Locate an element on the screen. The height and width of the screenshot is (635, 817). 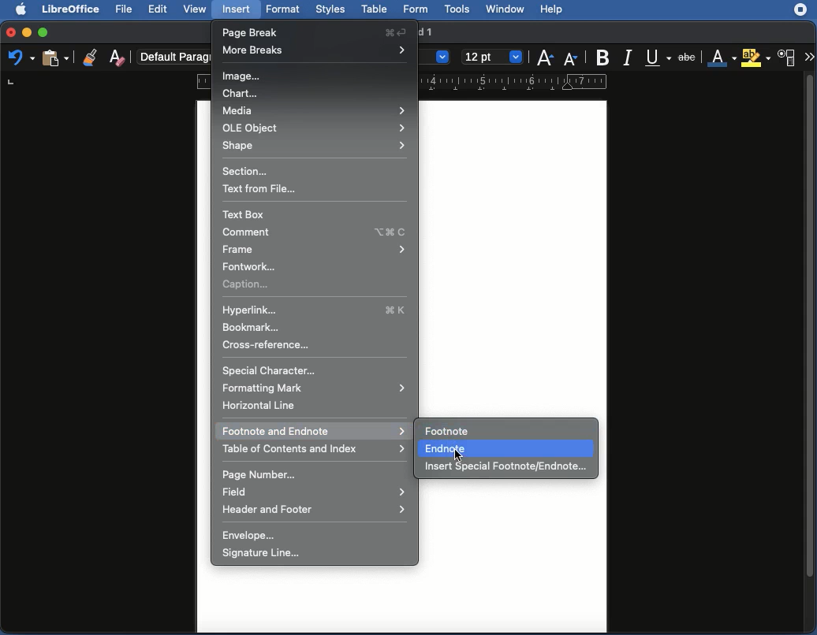
File is located at coordinates (125, 9).